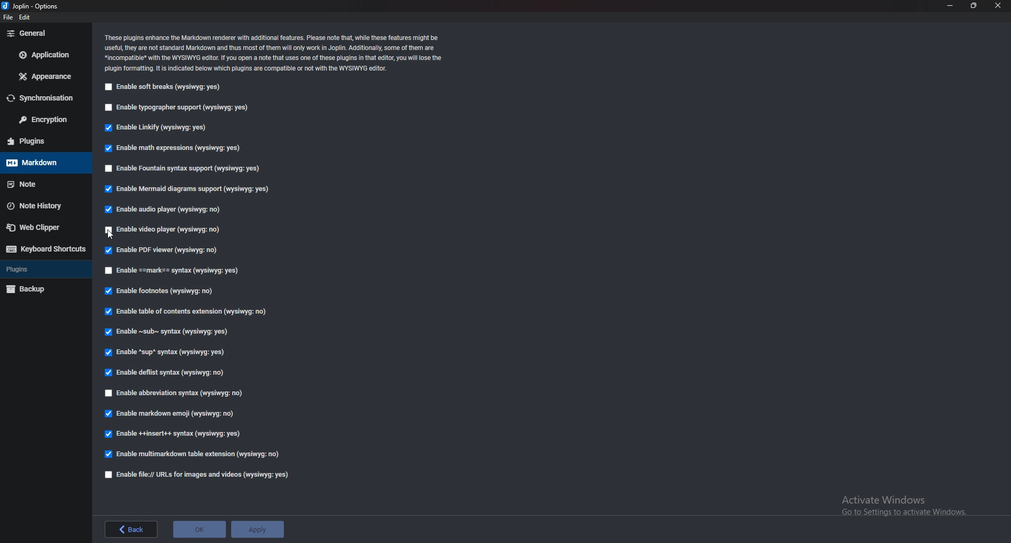 This screenshot has height=543, width=1011. Describe the element at coordinates (7, 17) in the screenshot. I see `file` at that location.